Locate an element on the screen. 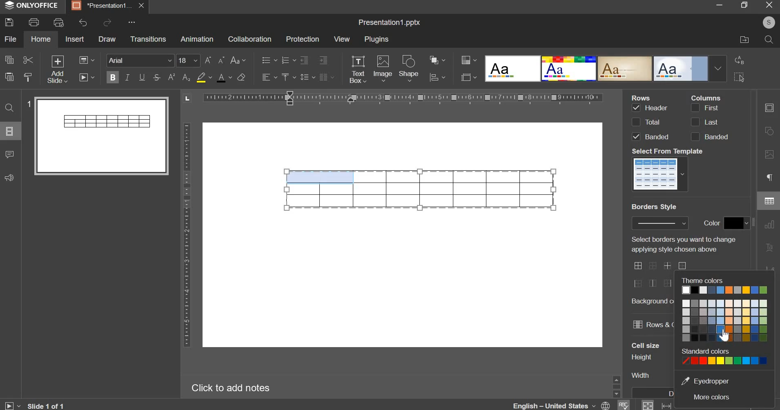 Image resolution: width=780 pixels, height=410 pixels. view is located at coordinates (342, 39).